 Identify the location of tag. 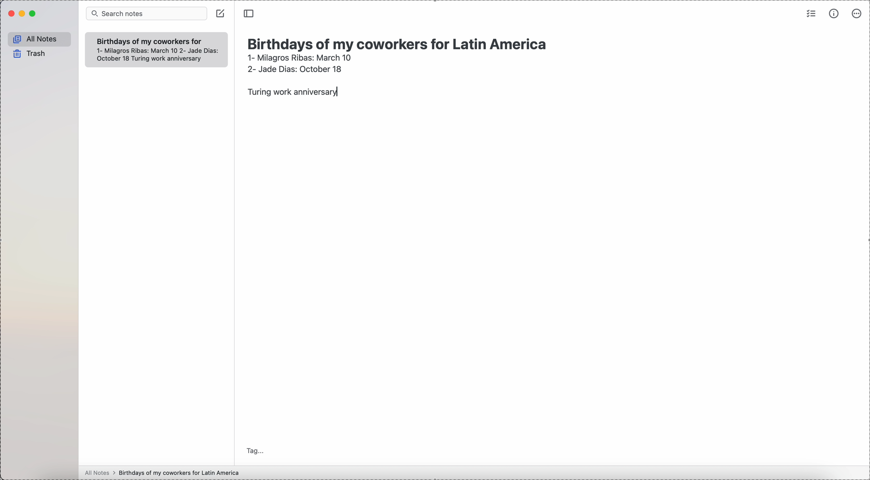
(256, 450).